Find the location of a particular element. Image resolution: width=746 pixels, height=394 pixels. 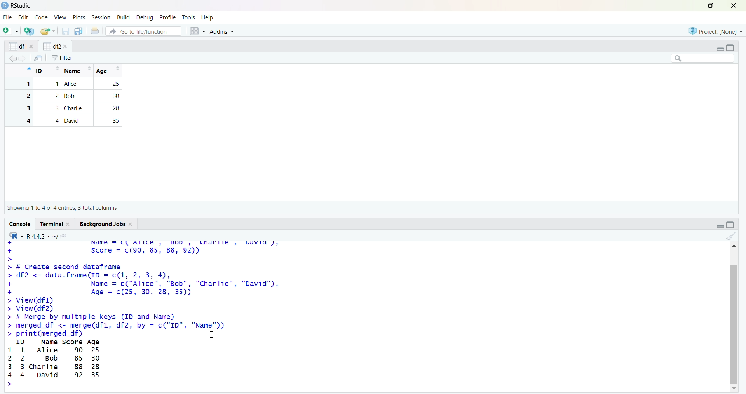

send is located at coordinates (38, 58).